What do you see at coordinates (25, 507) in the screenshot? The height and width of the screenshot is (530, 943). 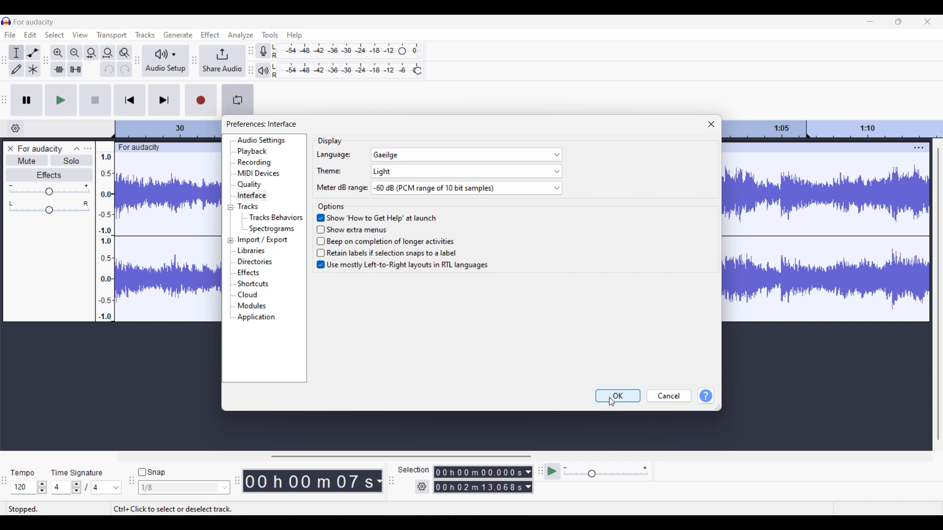 I see `stopped` at bounding box center [25, 507].